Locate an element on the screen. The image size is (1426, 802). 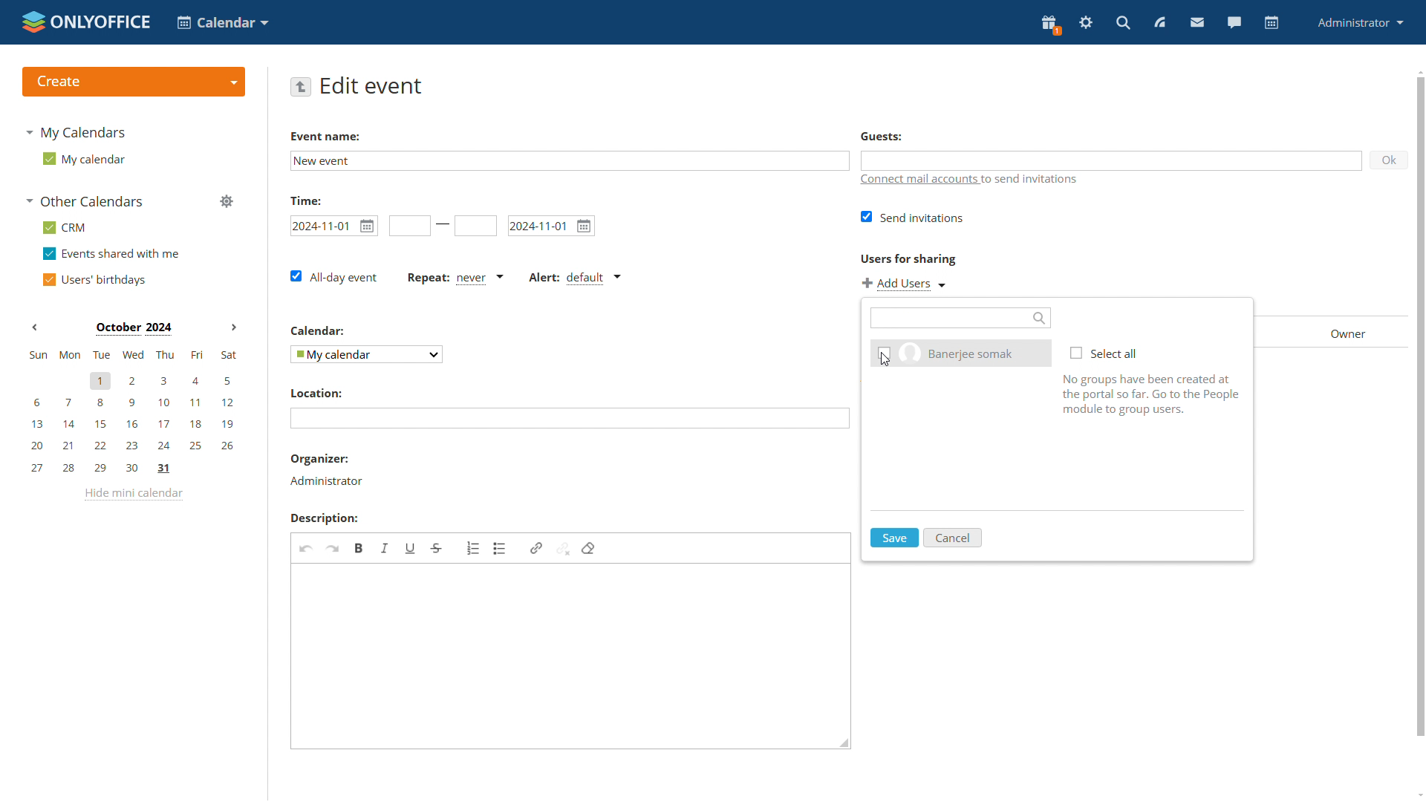
end date is located at coordinates (477, 226).